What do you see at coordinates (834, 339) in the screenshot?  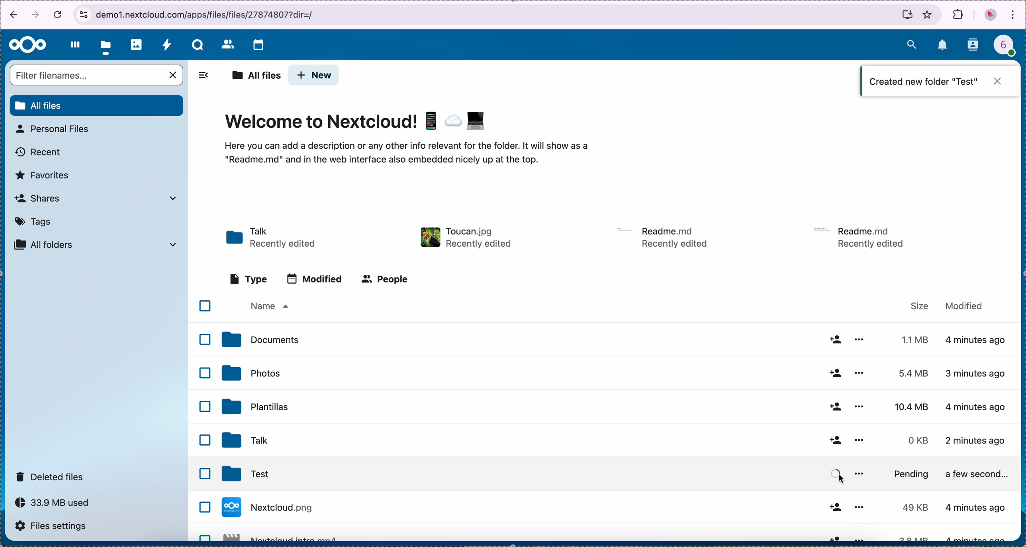 I see `share` at bounding box center [834, 339].